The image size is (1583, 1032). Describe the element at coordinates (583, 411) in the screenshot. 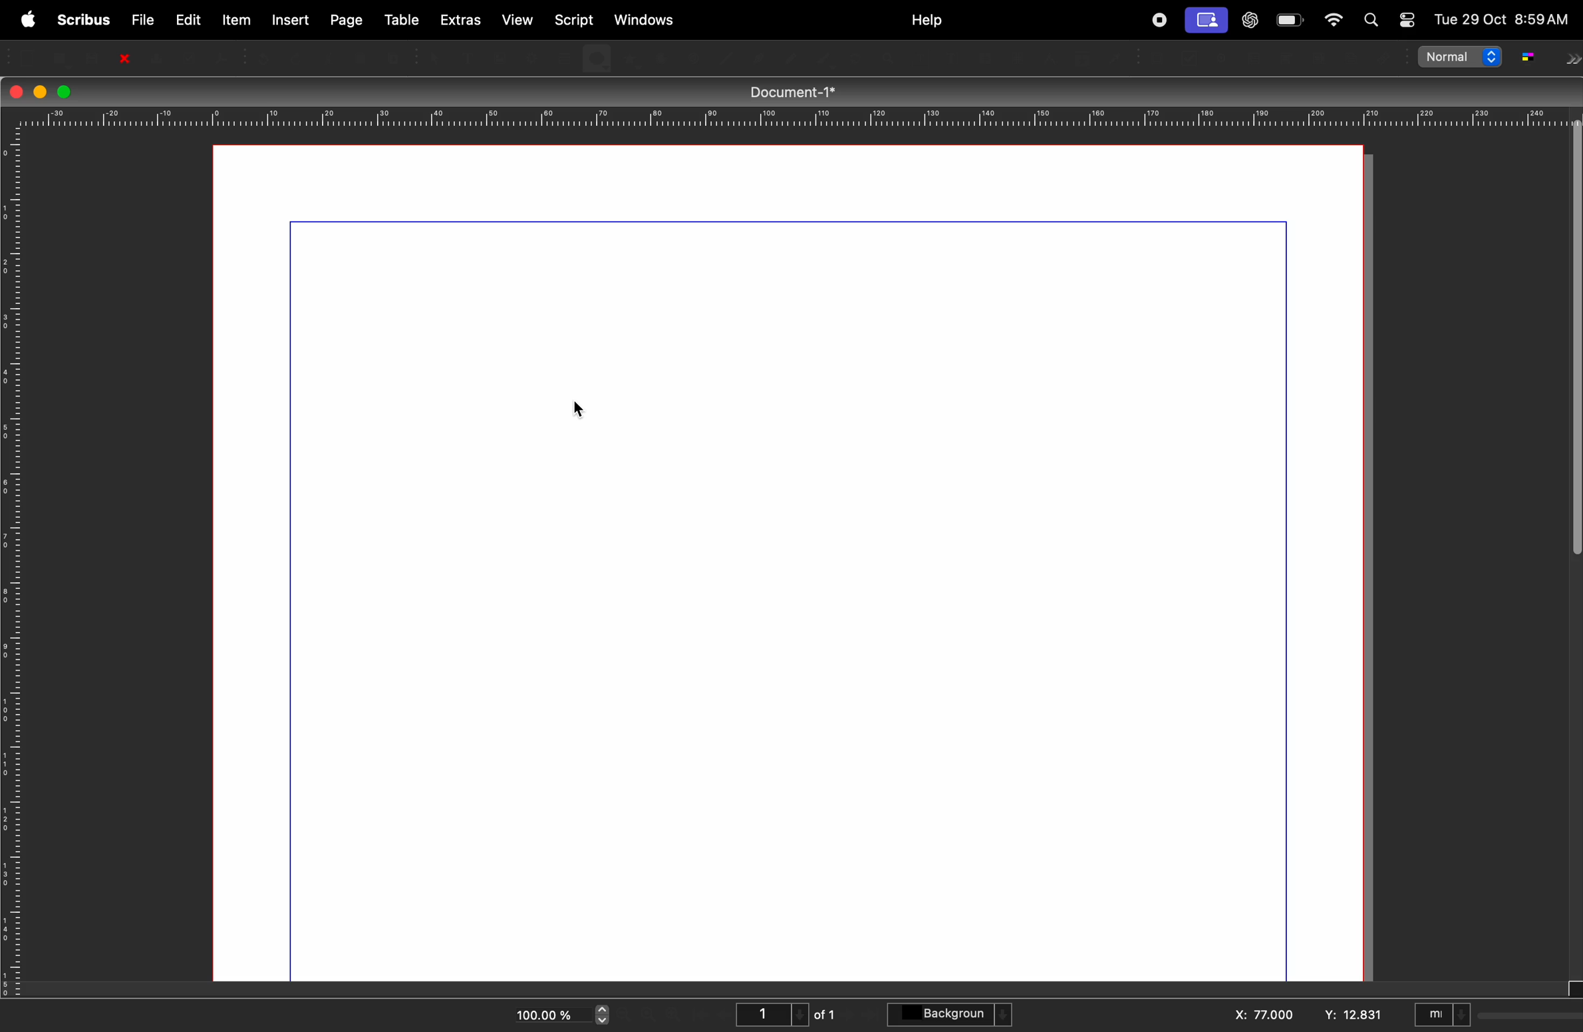

I see `cursor` at that location.